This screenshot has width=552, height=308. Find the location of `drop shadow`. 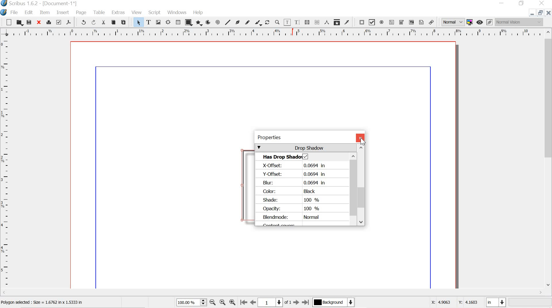

drop shadow is located at coordinates (306, 148).